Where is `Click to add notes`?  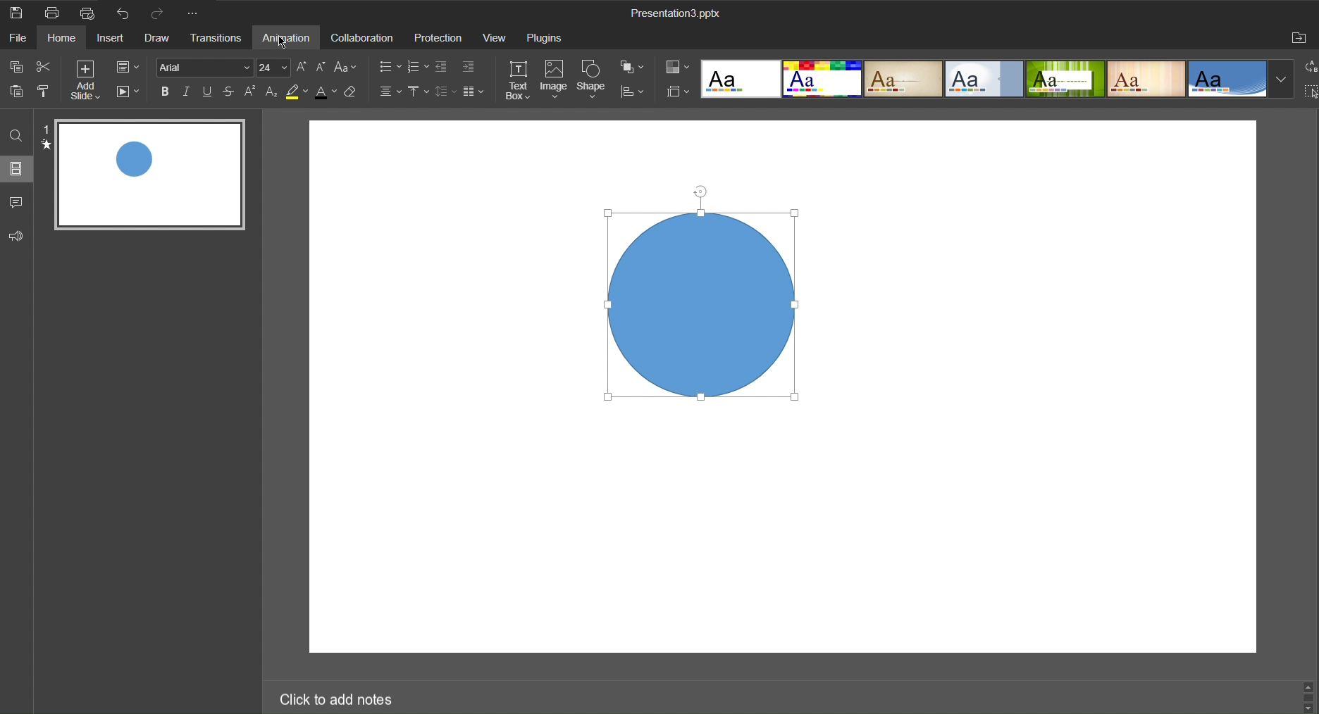 Click to add notes is located at coordinates (335, 696).